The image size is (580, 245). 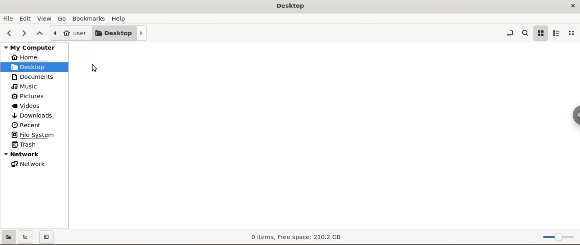 I want to click on close, so click(x=573, y=5).